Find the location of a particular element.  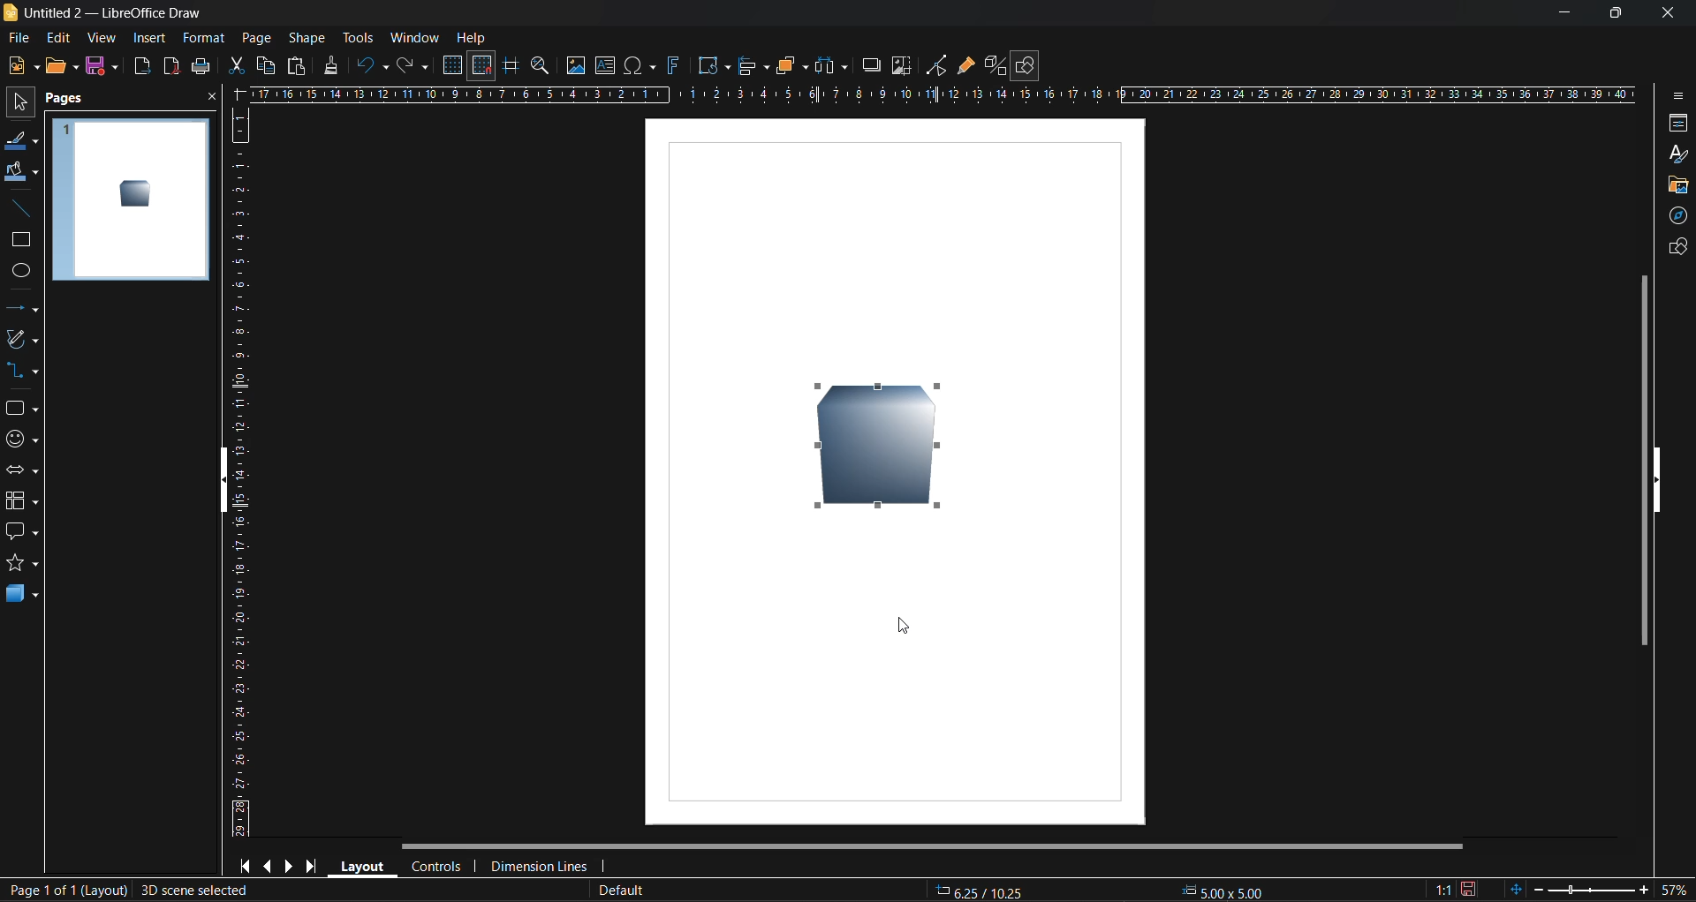

cube in page preview is located at coordinates (135, 193).